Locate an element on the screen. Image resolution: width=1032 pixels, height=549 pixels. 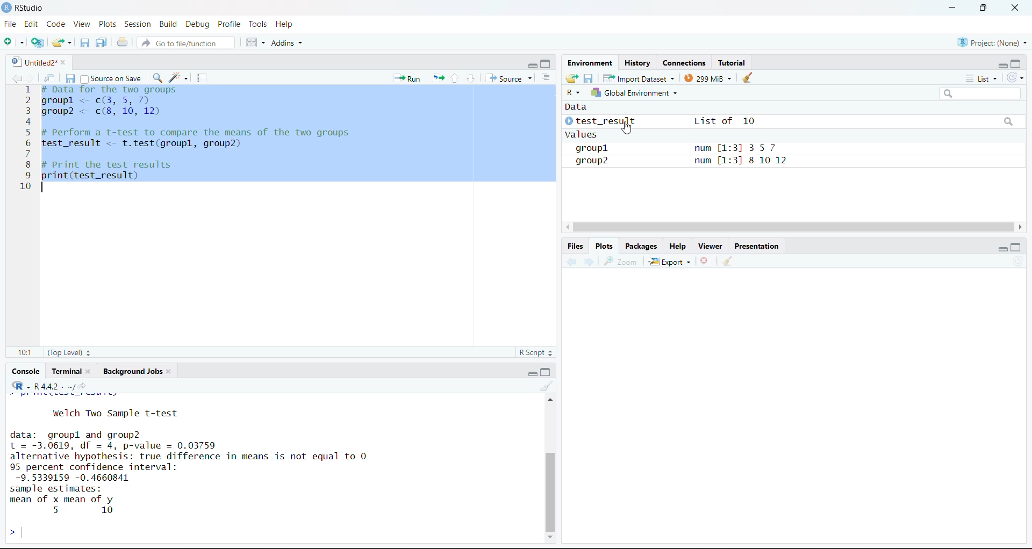
> is located at coordinates (11, 531).